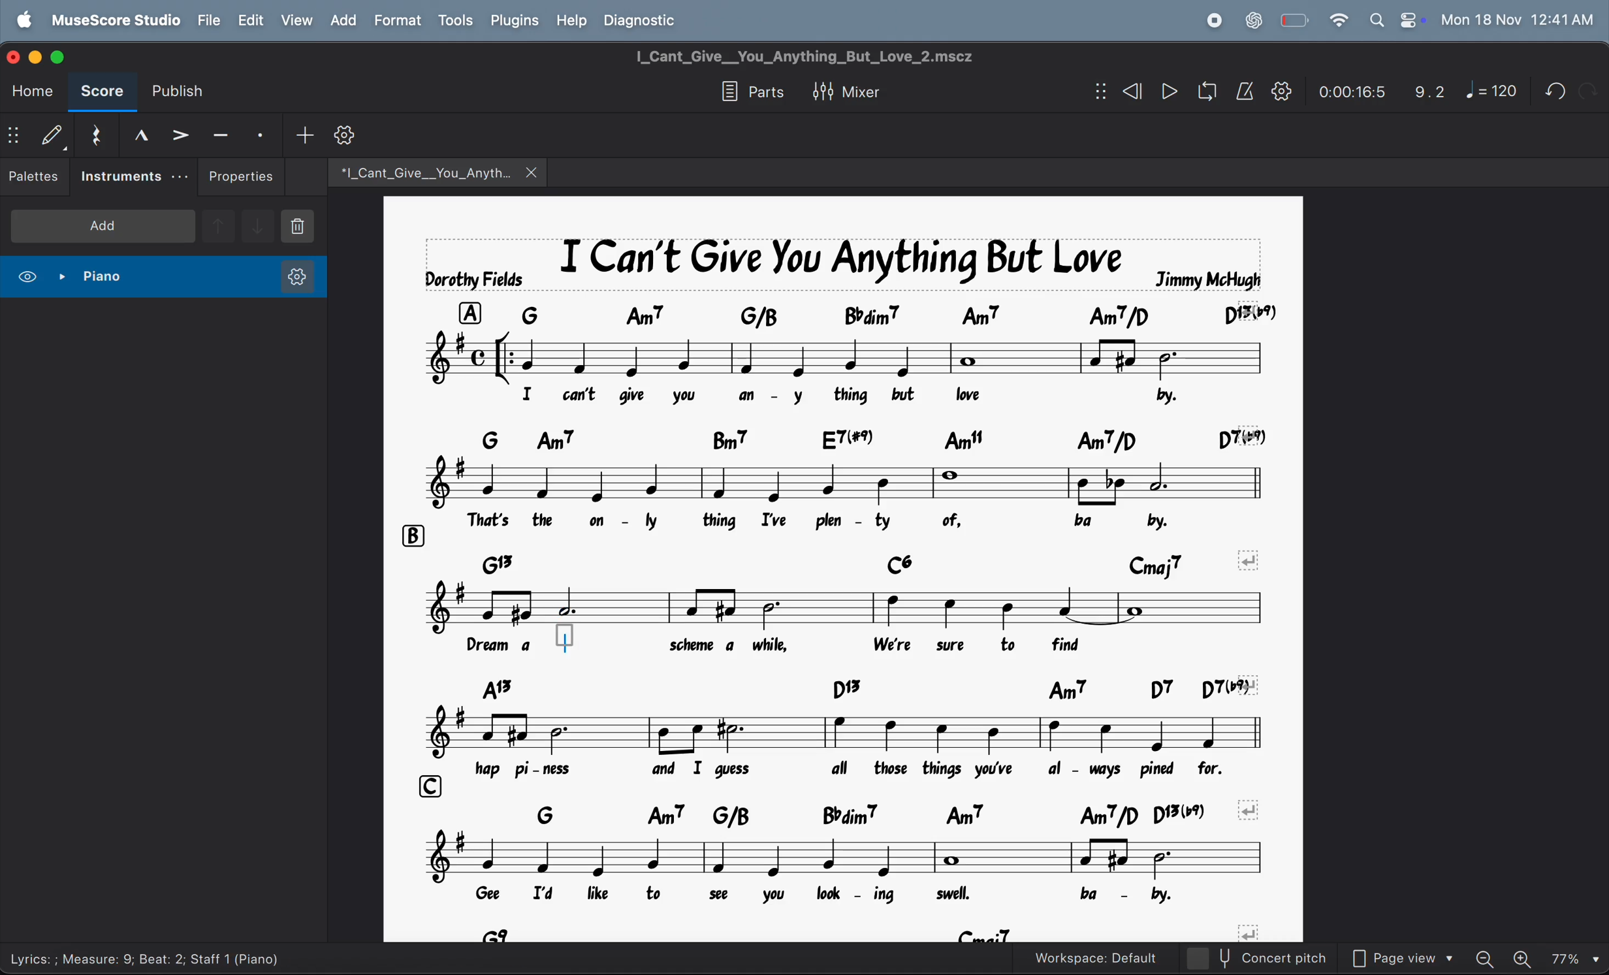 The width and height of the screenshot is (1609, 975). Describe the element at coordinates (241, 174) in the screenshot. I see `properties` at that location.